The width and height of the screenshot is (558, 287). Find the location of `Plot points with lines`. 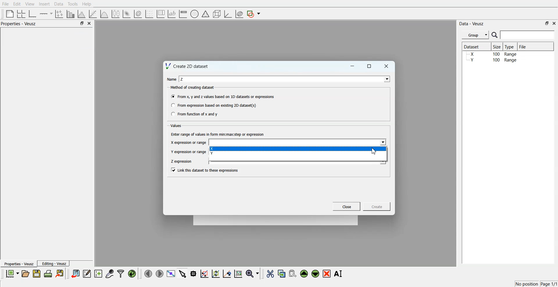

Plot points with lines is located at coordinates (60, 14).